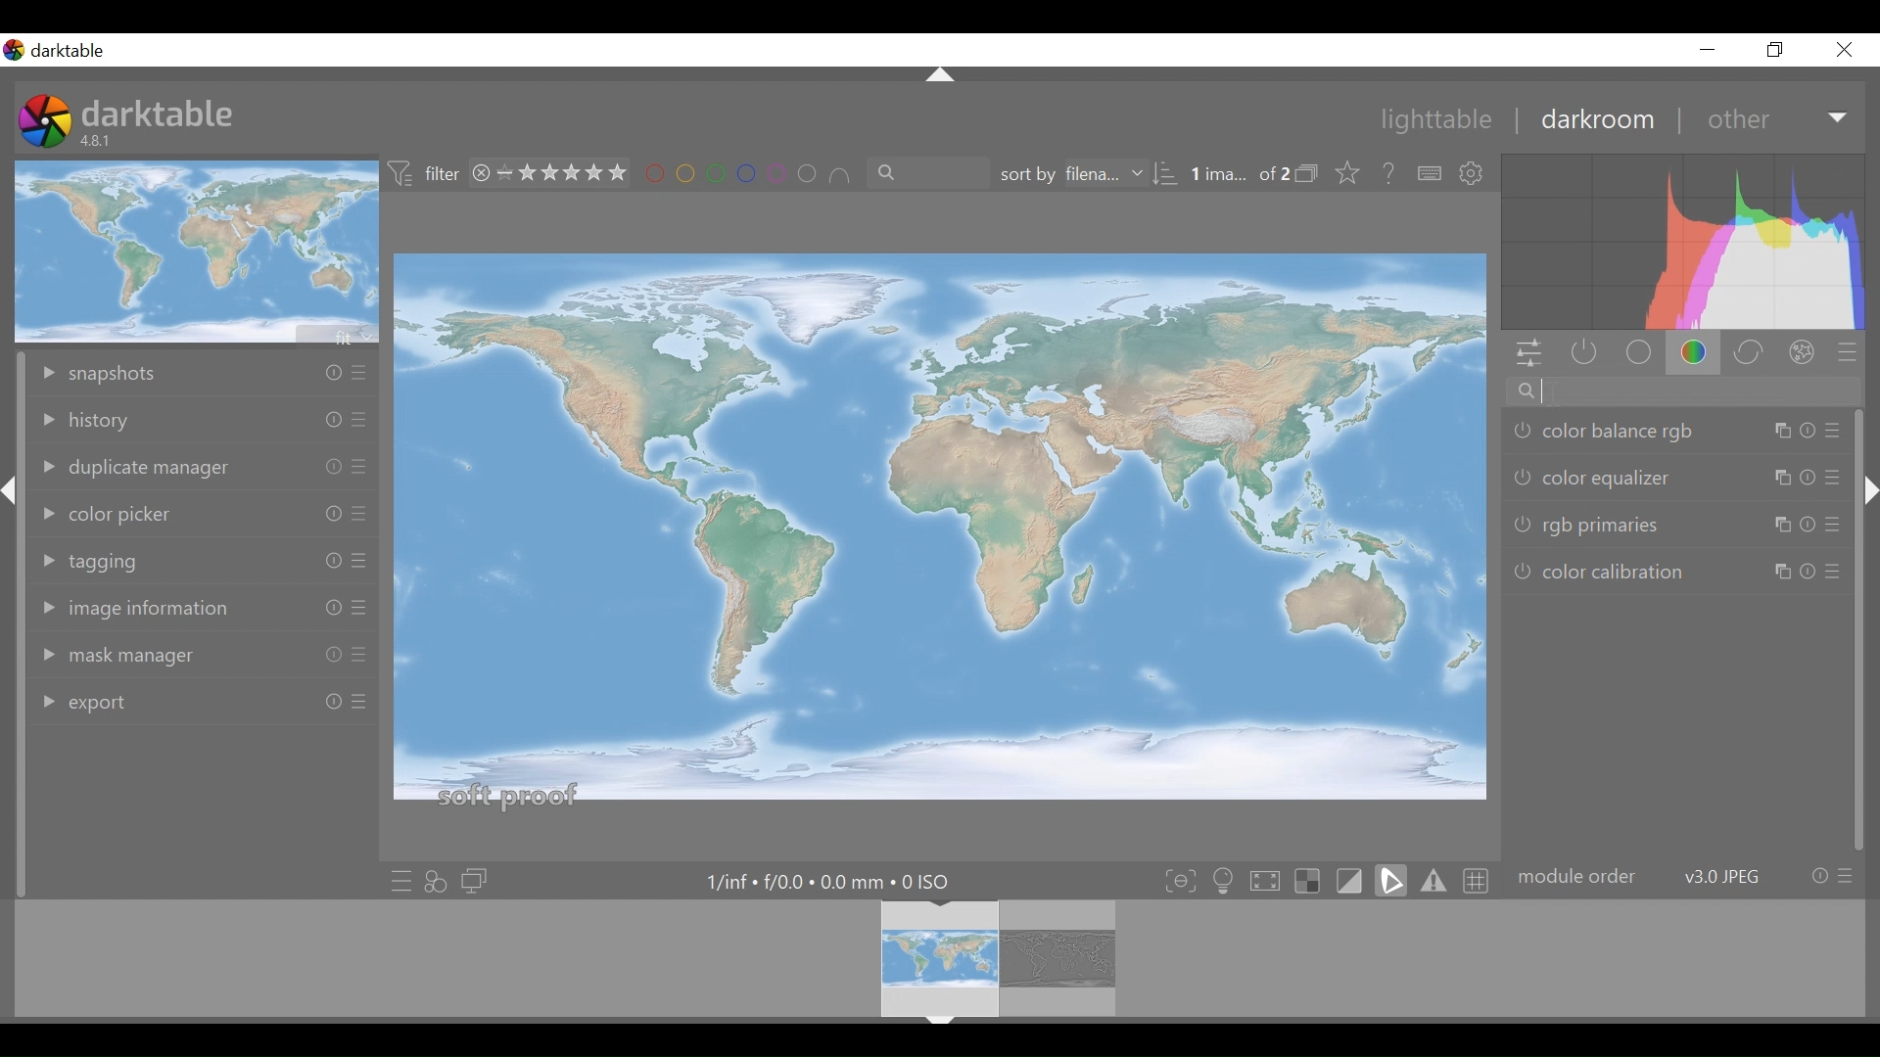 The image size is (1880, 1057). Describe the element at coordinates (1084, 171) in the screenshot. I see `sort by filename` at that location.